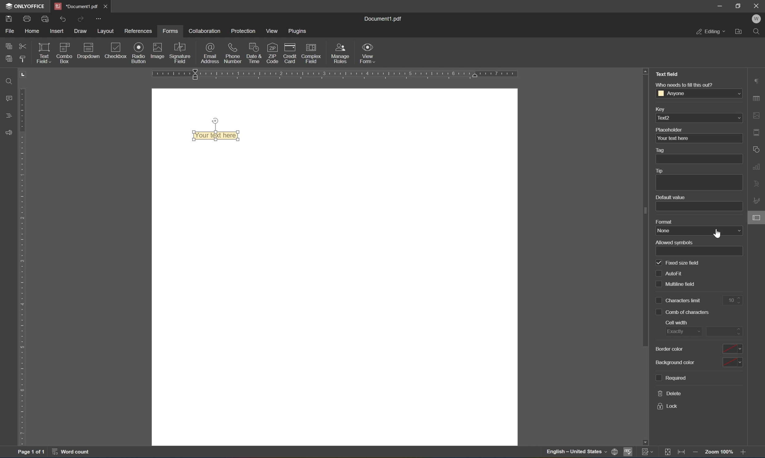  I want to click on collaboration, so click(206, 31).